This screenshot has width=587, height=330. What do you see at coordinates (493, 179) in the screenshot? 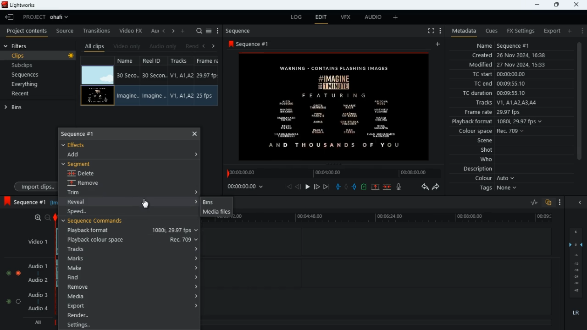
I see `colour` at bounding box center [493, 179].